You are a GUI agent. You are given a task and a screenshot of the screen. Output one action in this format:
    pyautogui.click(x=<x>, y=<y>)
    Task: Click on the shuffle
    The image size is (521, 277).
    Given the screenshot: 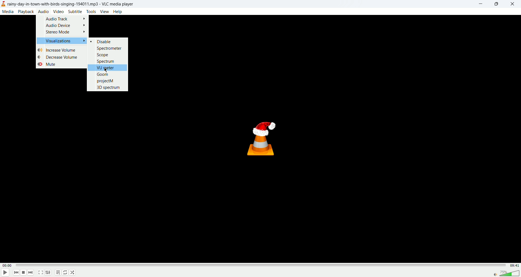 What is the action you would take?
    pyautogui.click(x=74, y=274)
    